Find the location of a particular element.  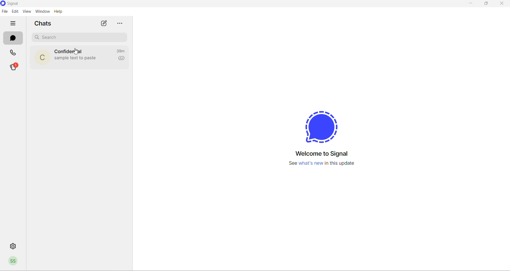

last message is located at coordinates (76, 59).